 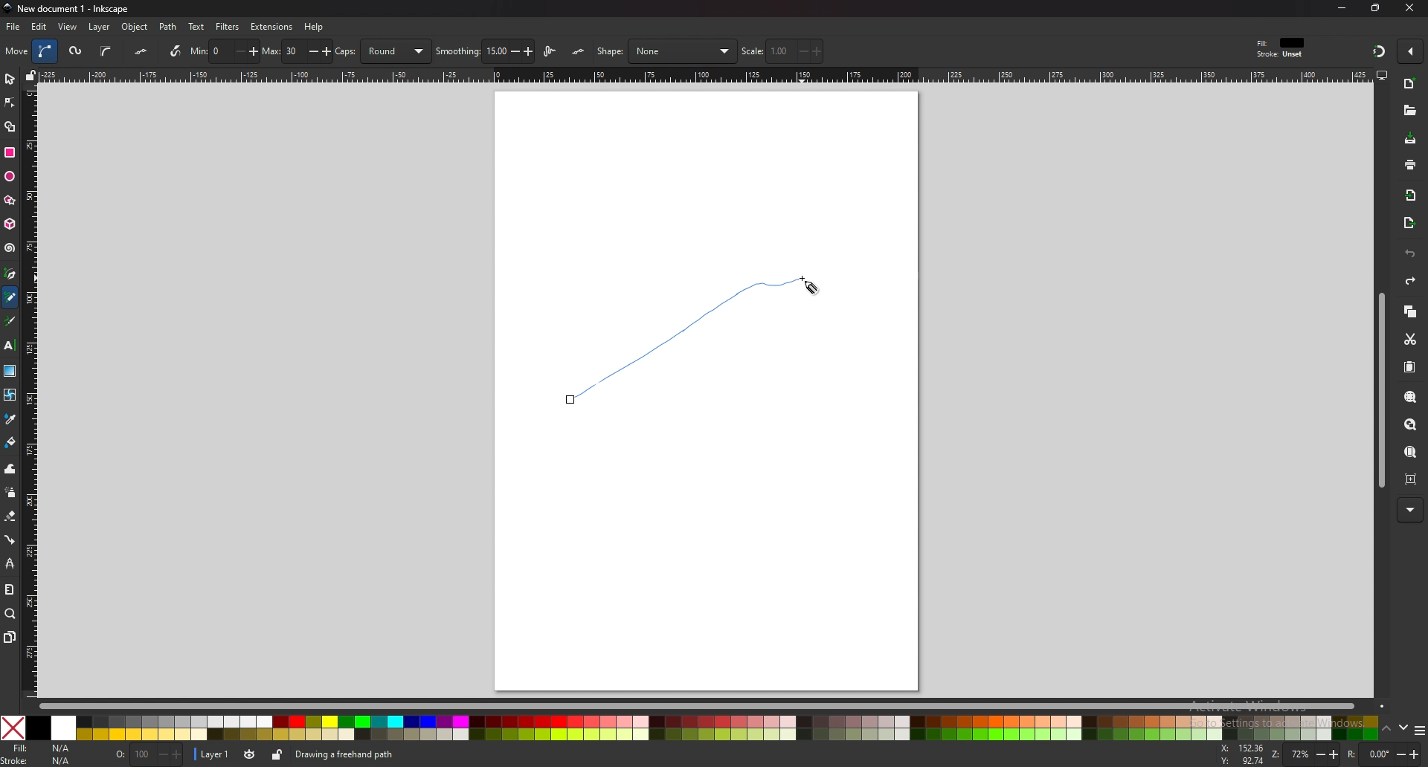 What do you see at coordinates (10, 563) in the screenshot?
I see `lpe` at bounding box center [10, 563].